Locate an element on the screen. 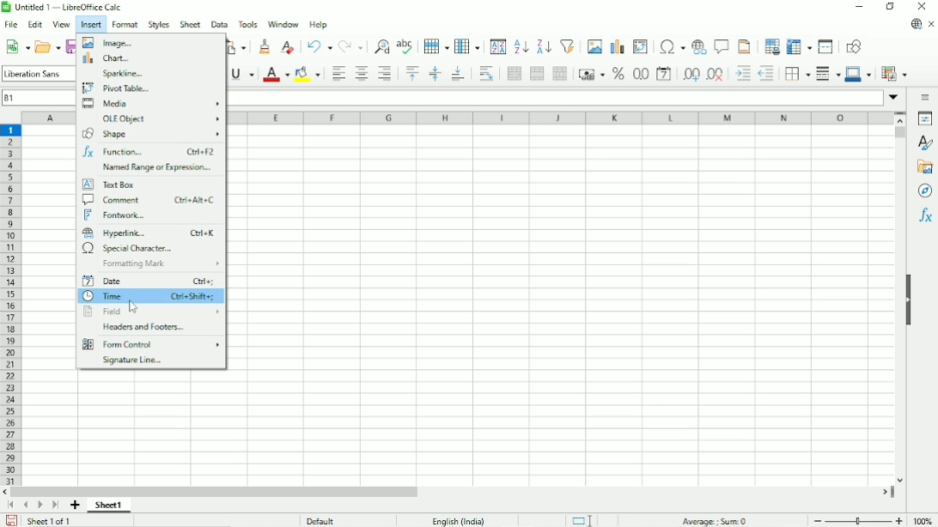 The image size is (938, 527). Merge and center is located at coordinates (515, 74).